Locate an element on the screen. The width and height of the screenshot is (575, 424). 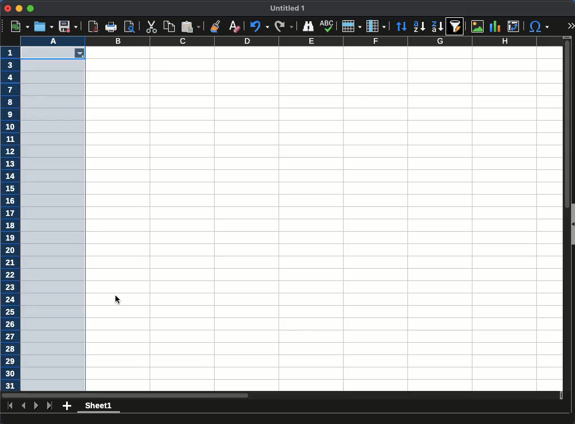
descending is located at coordinates (438, 27).